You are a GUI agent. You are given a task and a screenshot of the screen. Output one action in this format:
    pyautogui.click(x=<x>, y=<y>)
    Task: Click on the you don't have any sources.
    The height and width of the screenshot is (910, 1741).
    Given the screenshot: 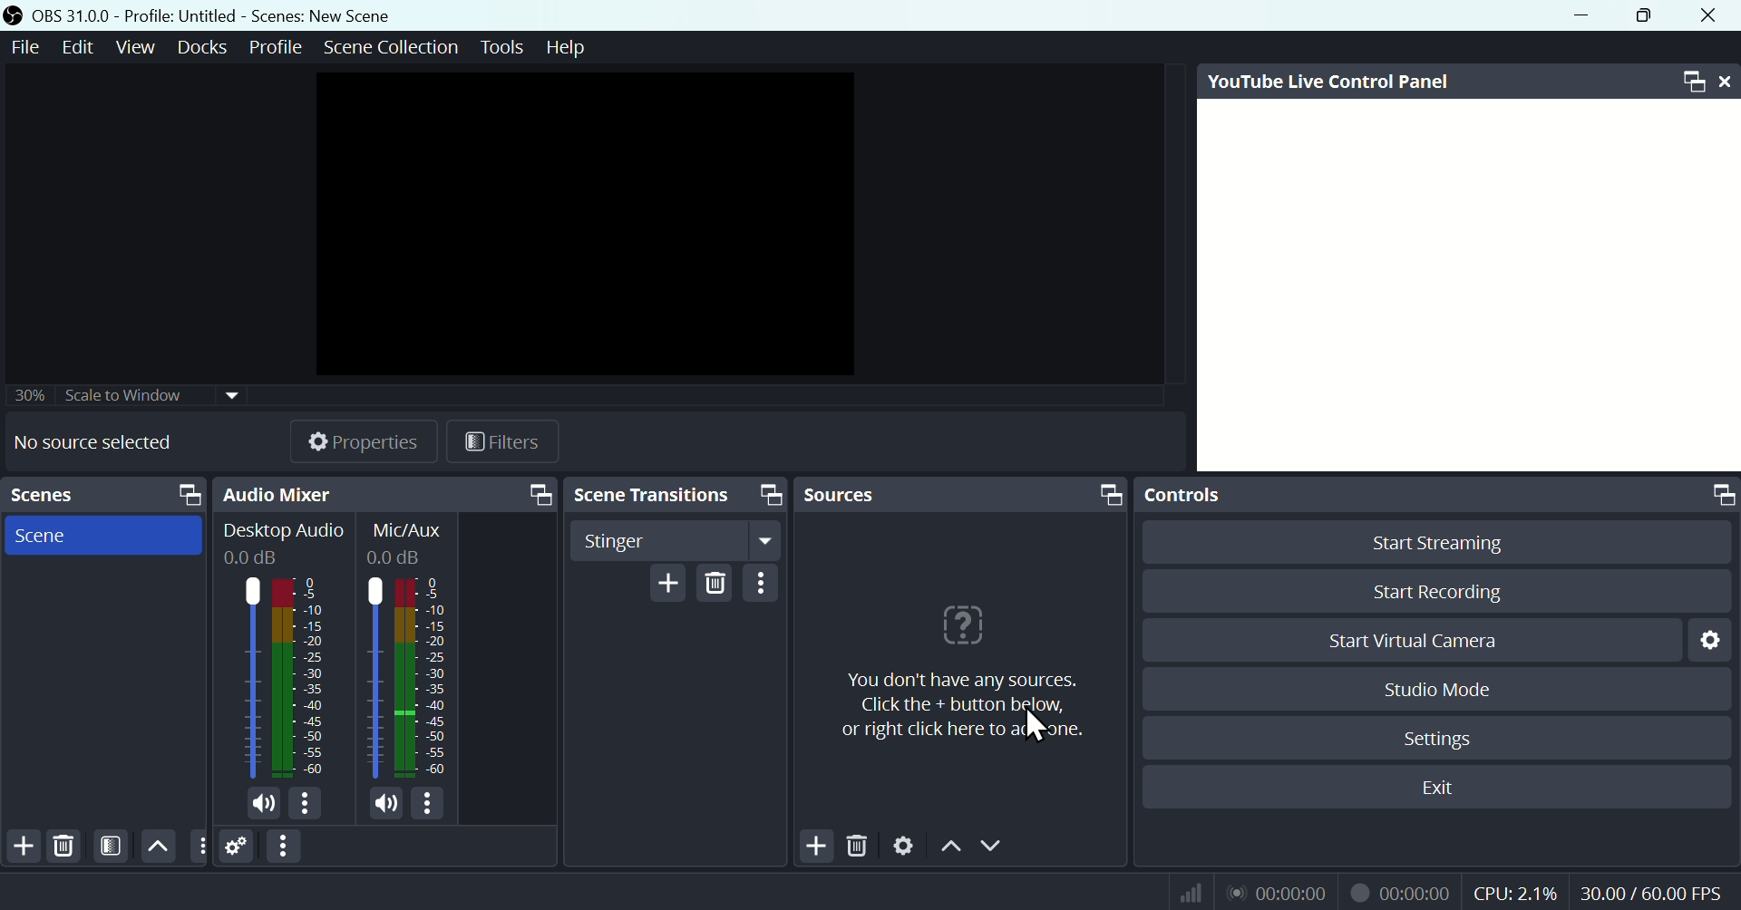 What is the action you would take?
    pyautogui.click(x=962, y=707)
    